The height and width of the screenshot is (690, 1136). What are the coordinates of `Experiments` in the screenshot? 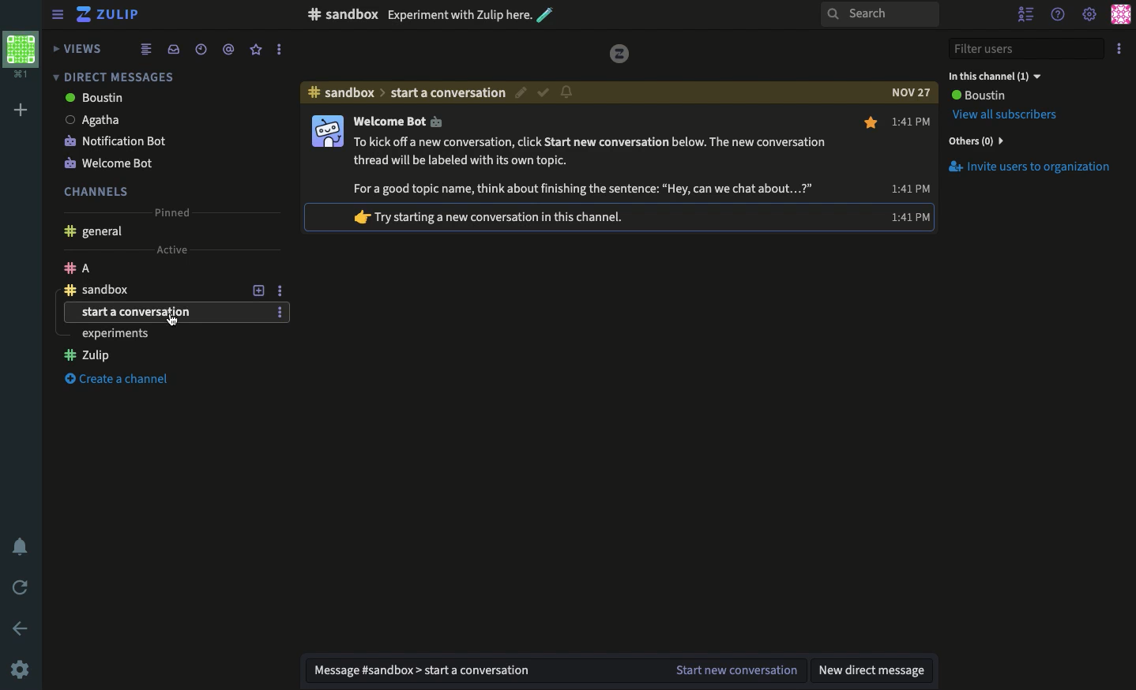 It's located at (163, 356).